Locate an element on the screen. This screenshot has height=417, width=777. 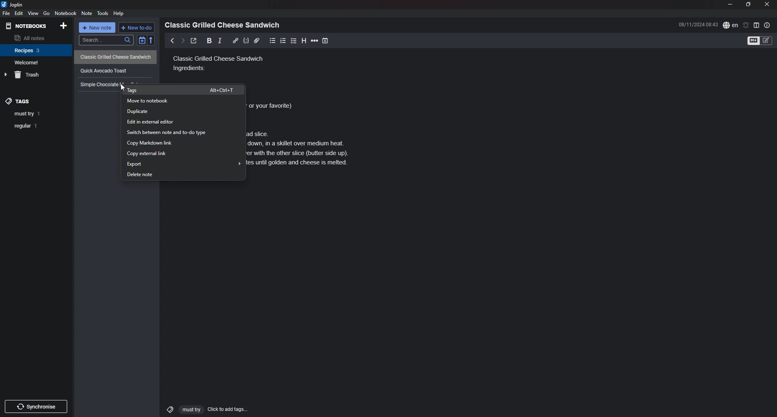
Copy external link is located at coordinates (183, 153).